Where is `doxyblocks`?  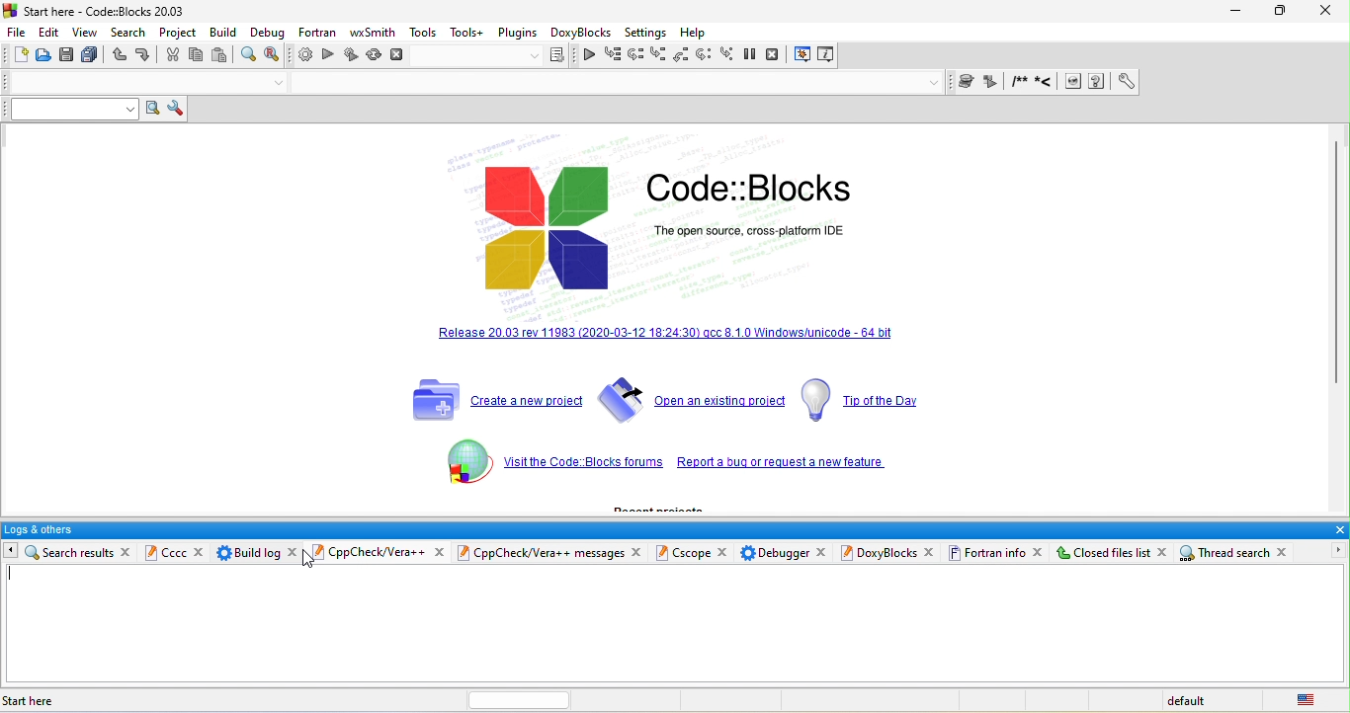
doxyblocks is located at coordinates (581, 32).